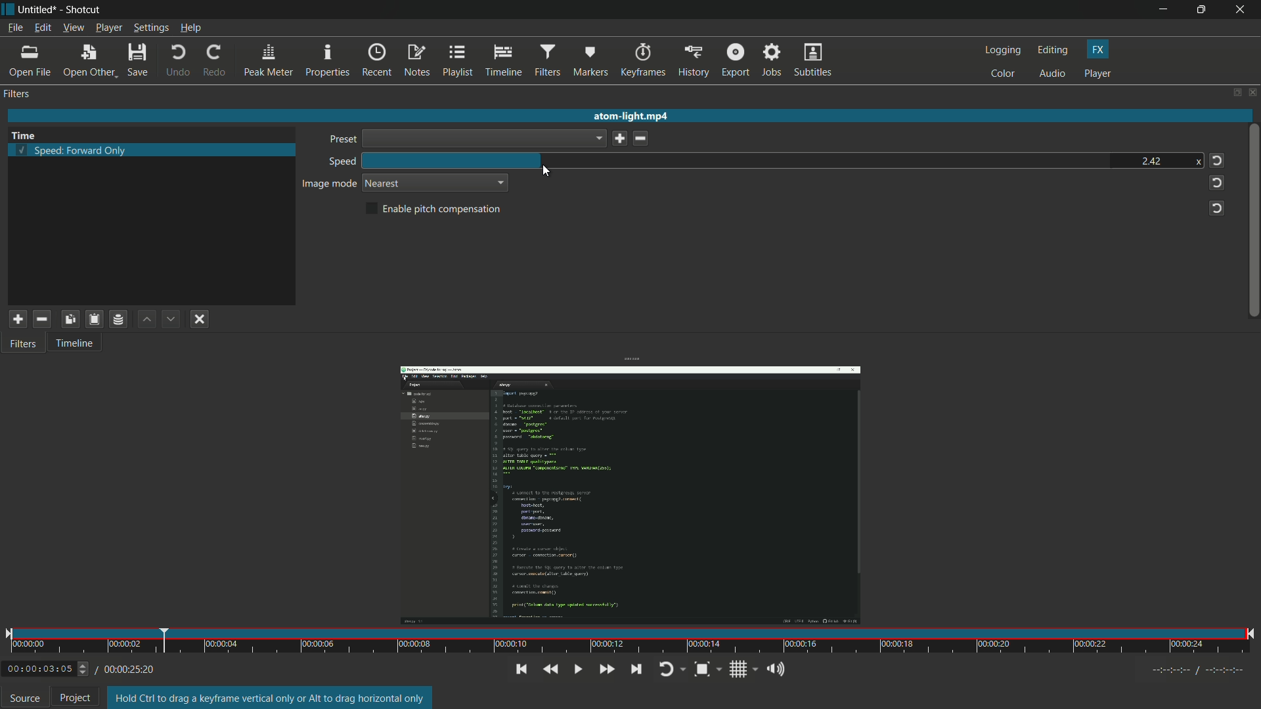 The width and height of the screenshot is (1261, 709). Describe the element at coordinates (459, 61) in the screenshot. I see `playlist` at that location.